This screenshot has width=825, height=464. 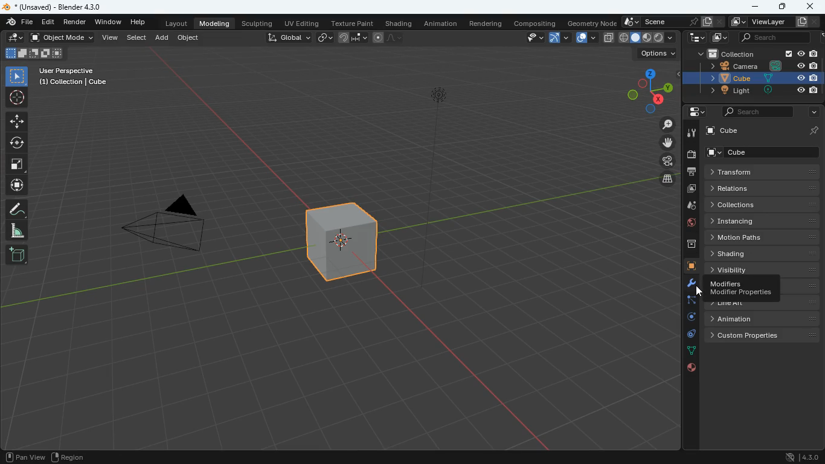 I want to click on angle, so click(x=22, y=231).